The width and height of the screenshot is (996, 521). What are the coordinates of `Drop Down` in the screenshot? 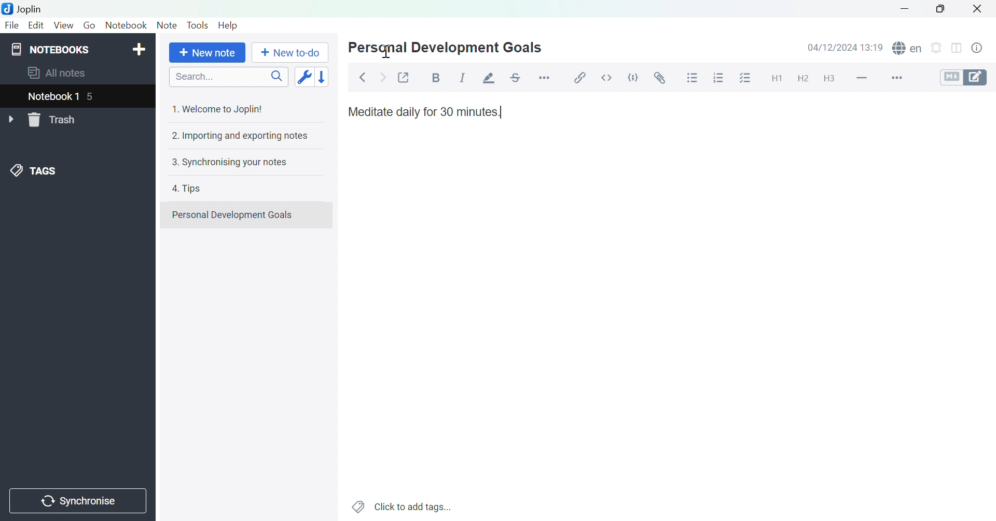 It's located at (10, 118).